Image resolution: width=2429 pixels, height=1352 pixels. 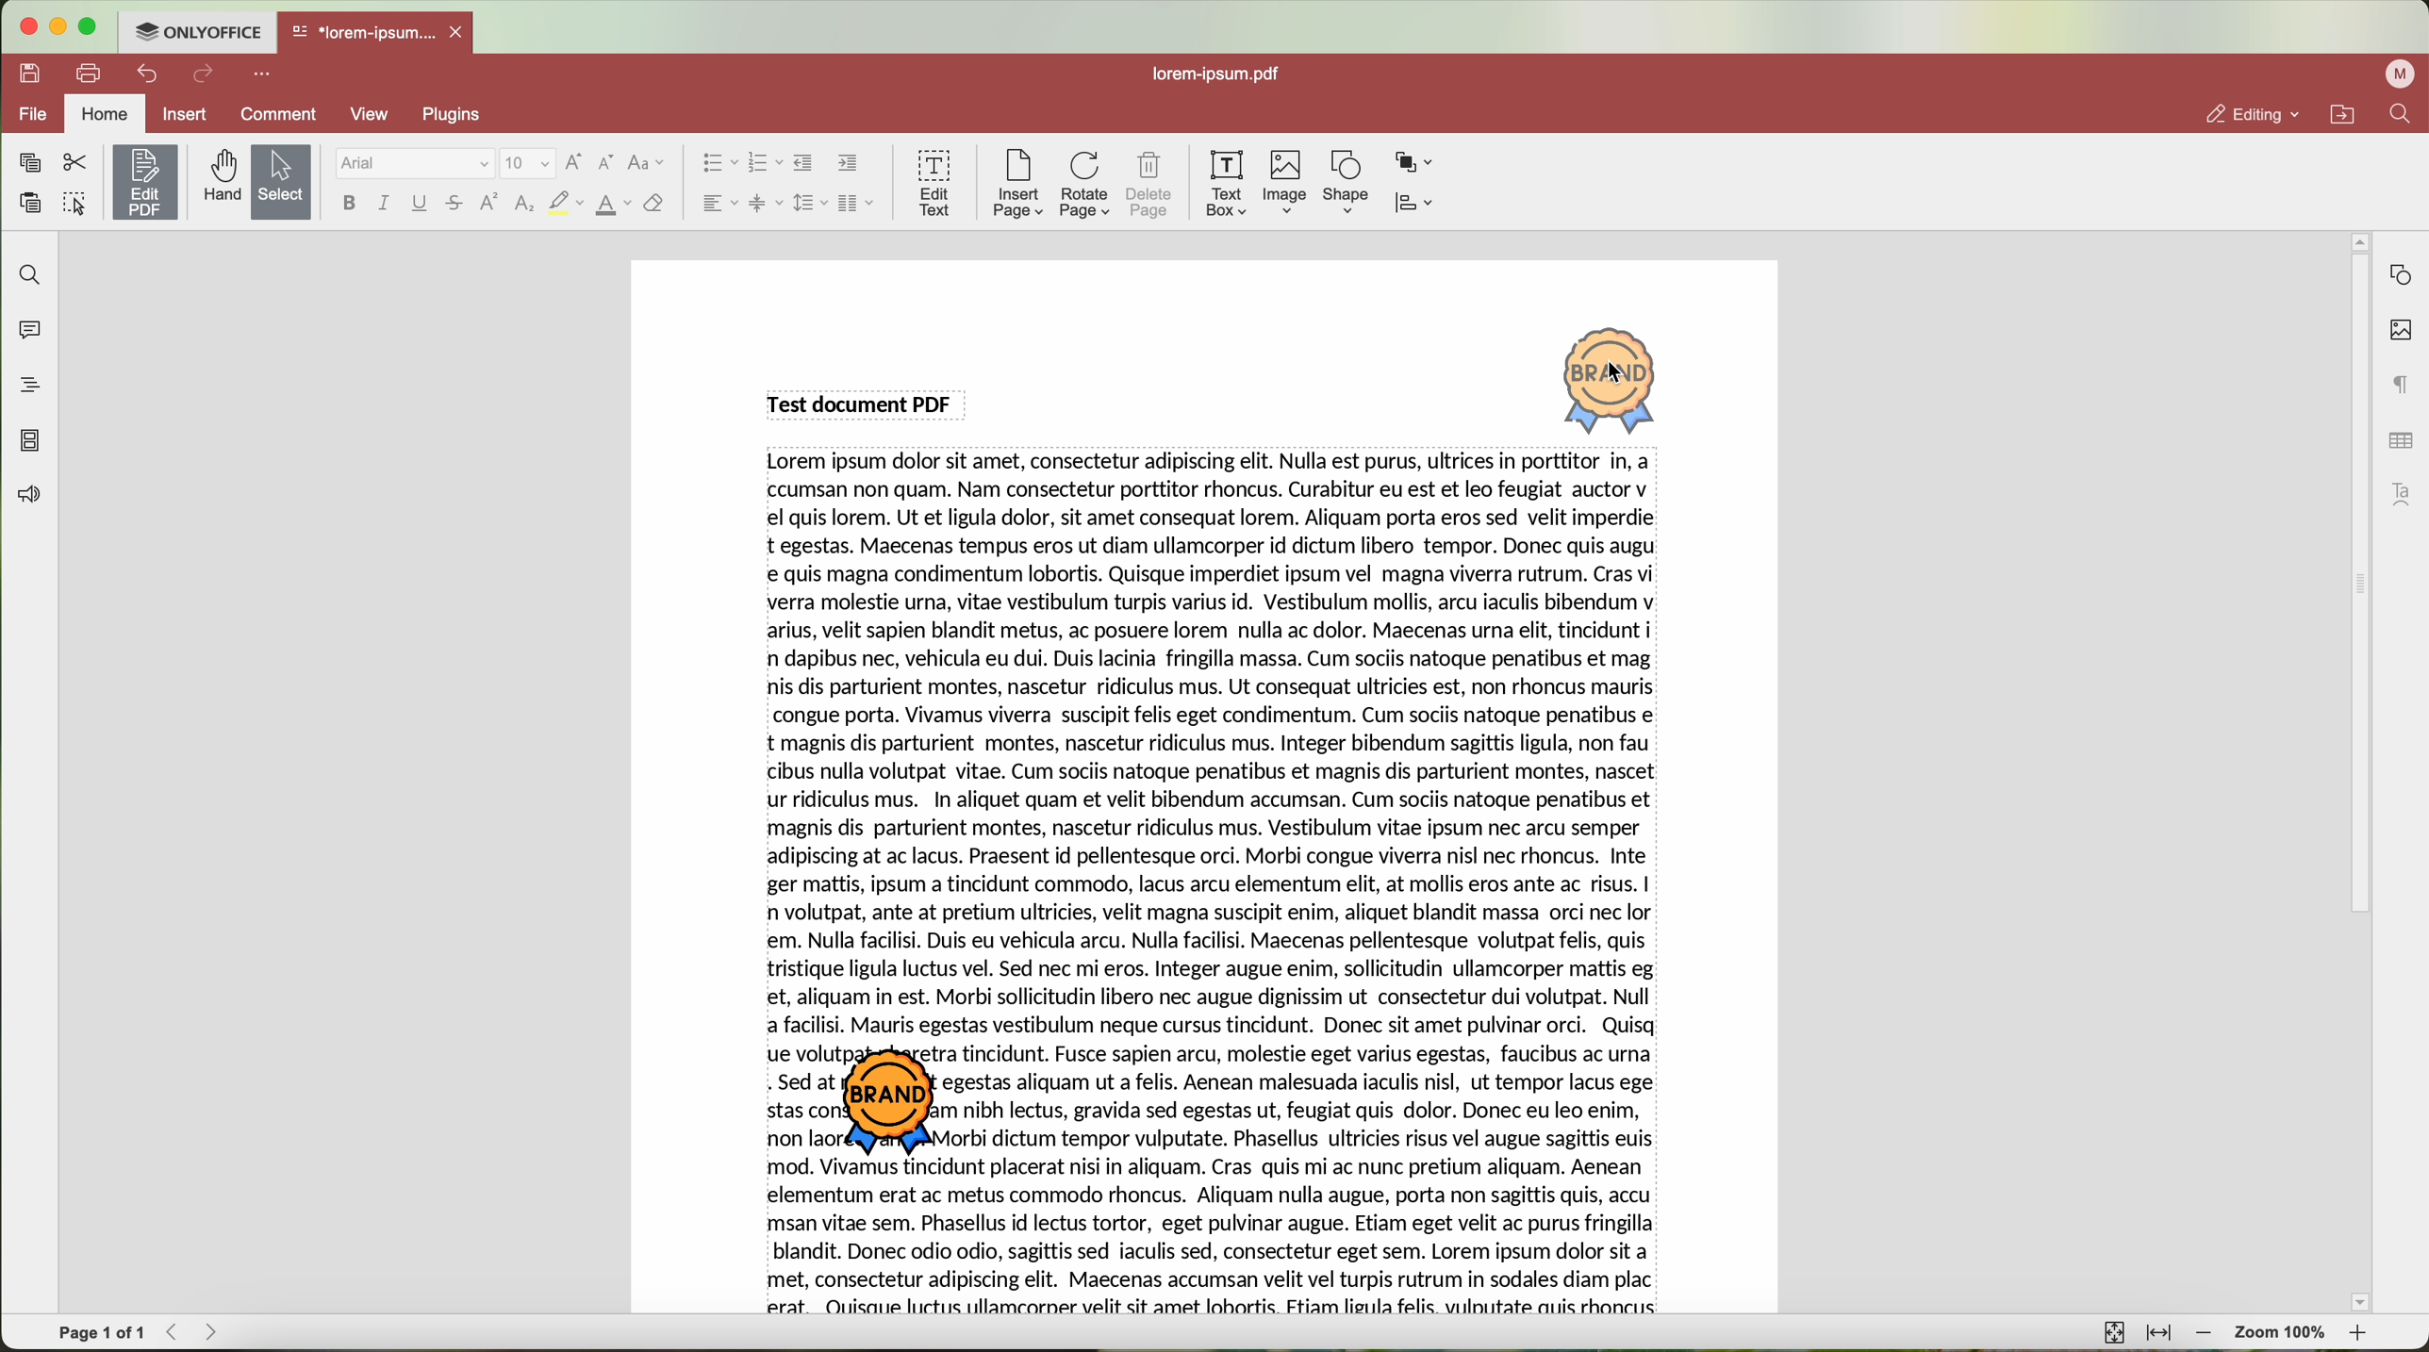 What do you see at coordinates (178, 1331) in the screenshot?
I see `Backward` at bounding box center [178, 1331].